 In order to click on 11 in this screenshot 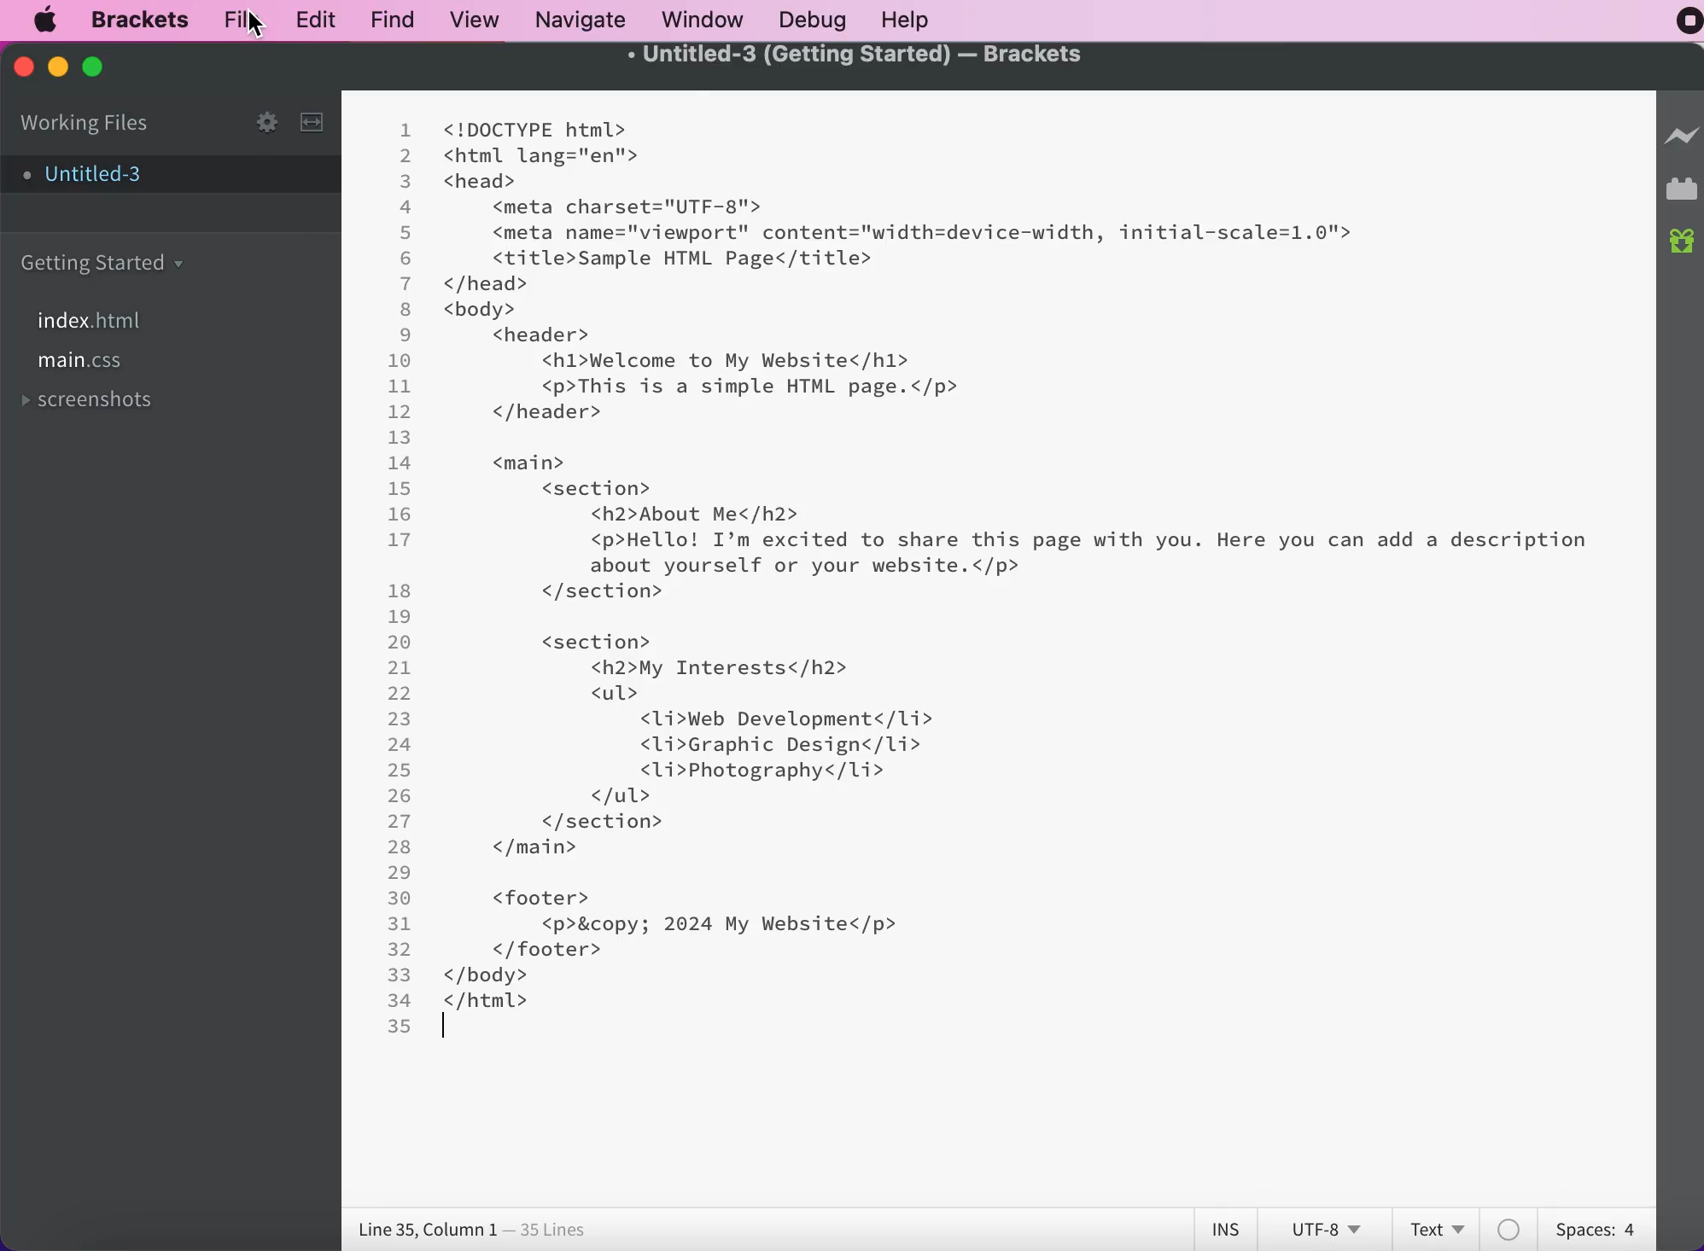, I will do `click(402, 387)`.